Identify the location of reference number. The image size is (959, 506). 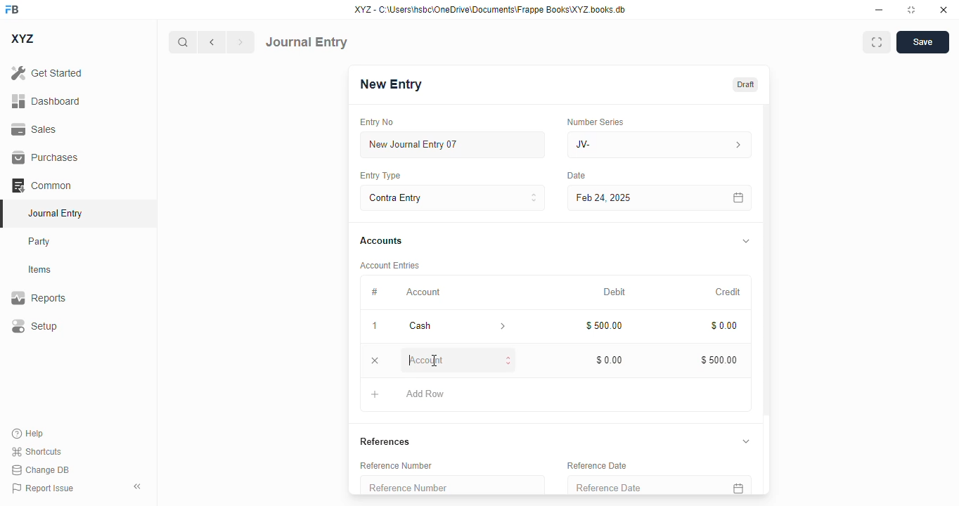
(395, 465).